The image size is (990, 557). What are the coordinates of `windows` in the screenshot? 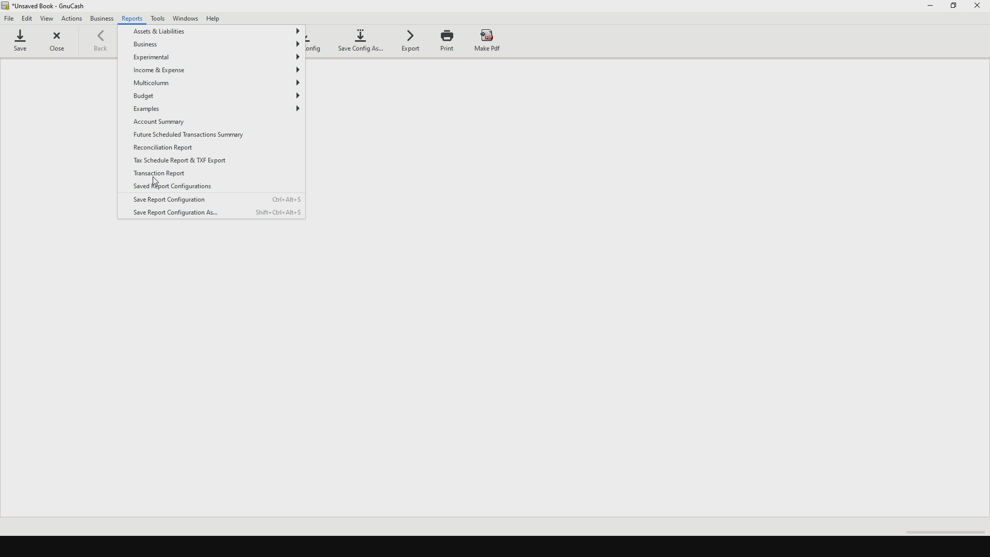 It's located at (187, 19).